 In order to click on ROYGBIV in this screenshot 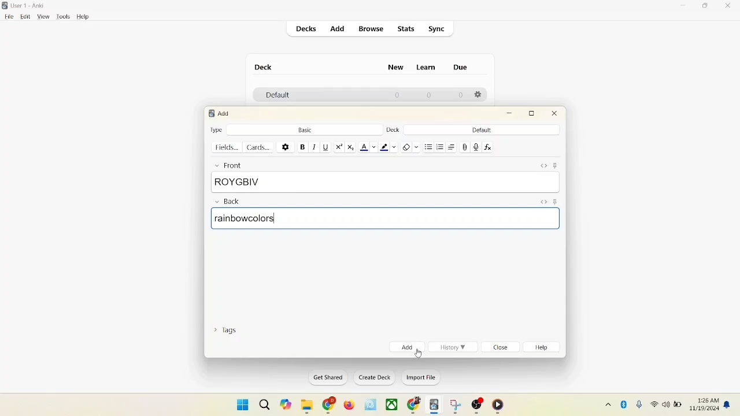, I will do `click(385, 183)`.